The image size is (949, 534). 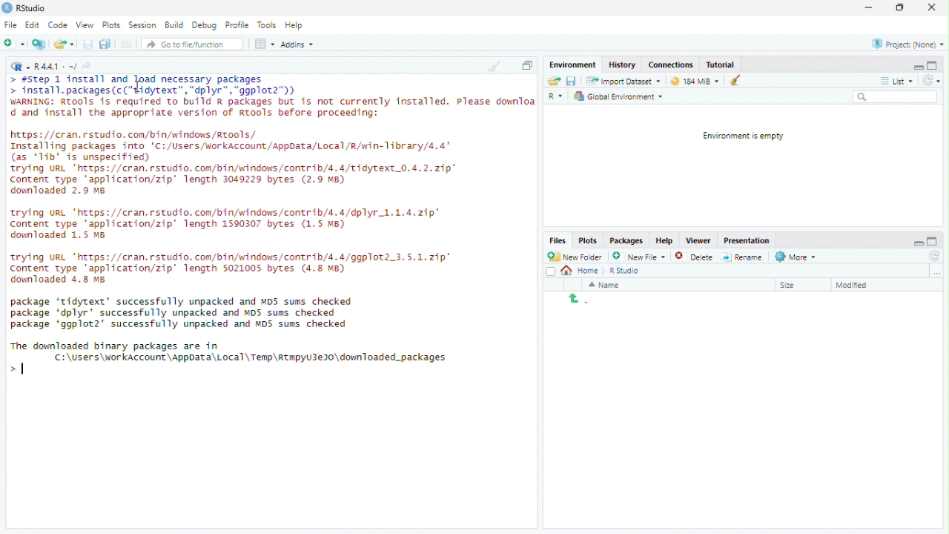 I want to click on Connections, so click(x=671, y=64).